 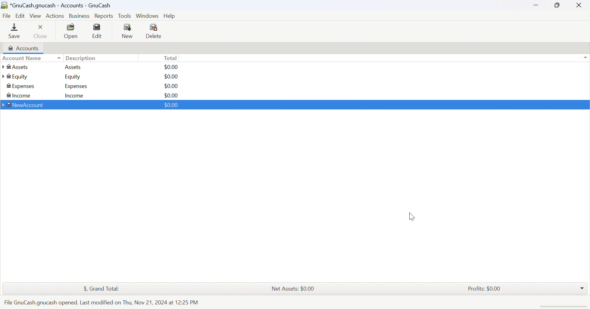 I want to click on Equity, so click(x=73, y=77).